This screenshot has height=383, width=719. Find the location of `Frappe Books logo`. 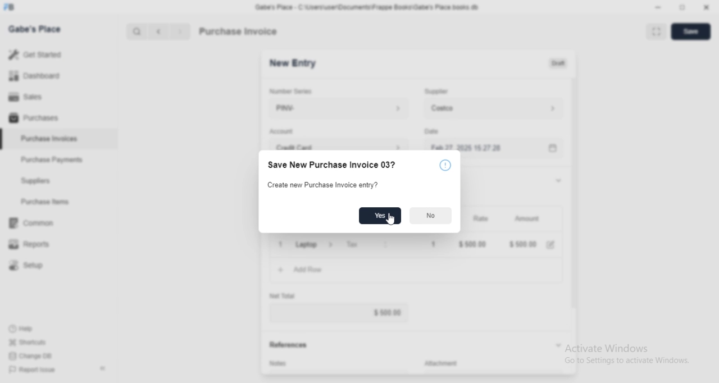

Frappe Books logo is located at coordinates (8, 7).